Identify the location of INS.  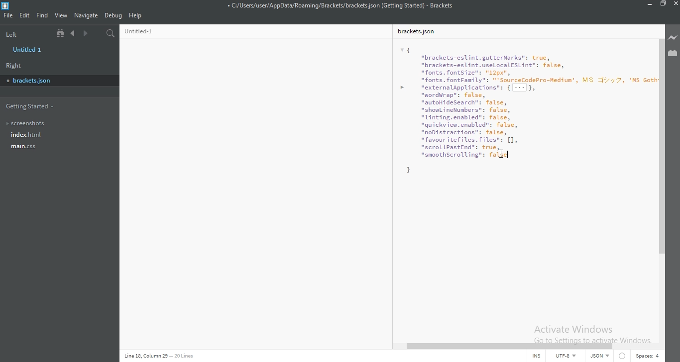
(534, 357).